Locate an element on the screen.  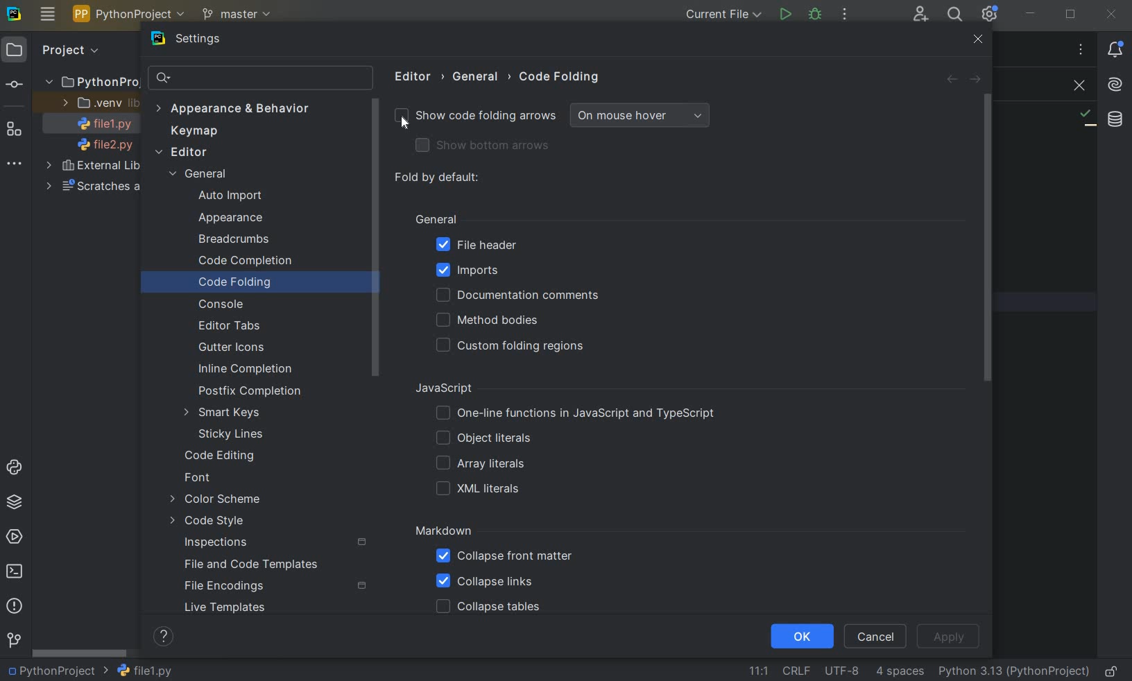
FILE NAME 1 is located at coordinates (100, 125).